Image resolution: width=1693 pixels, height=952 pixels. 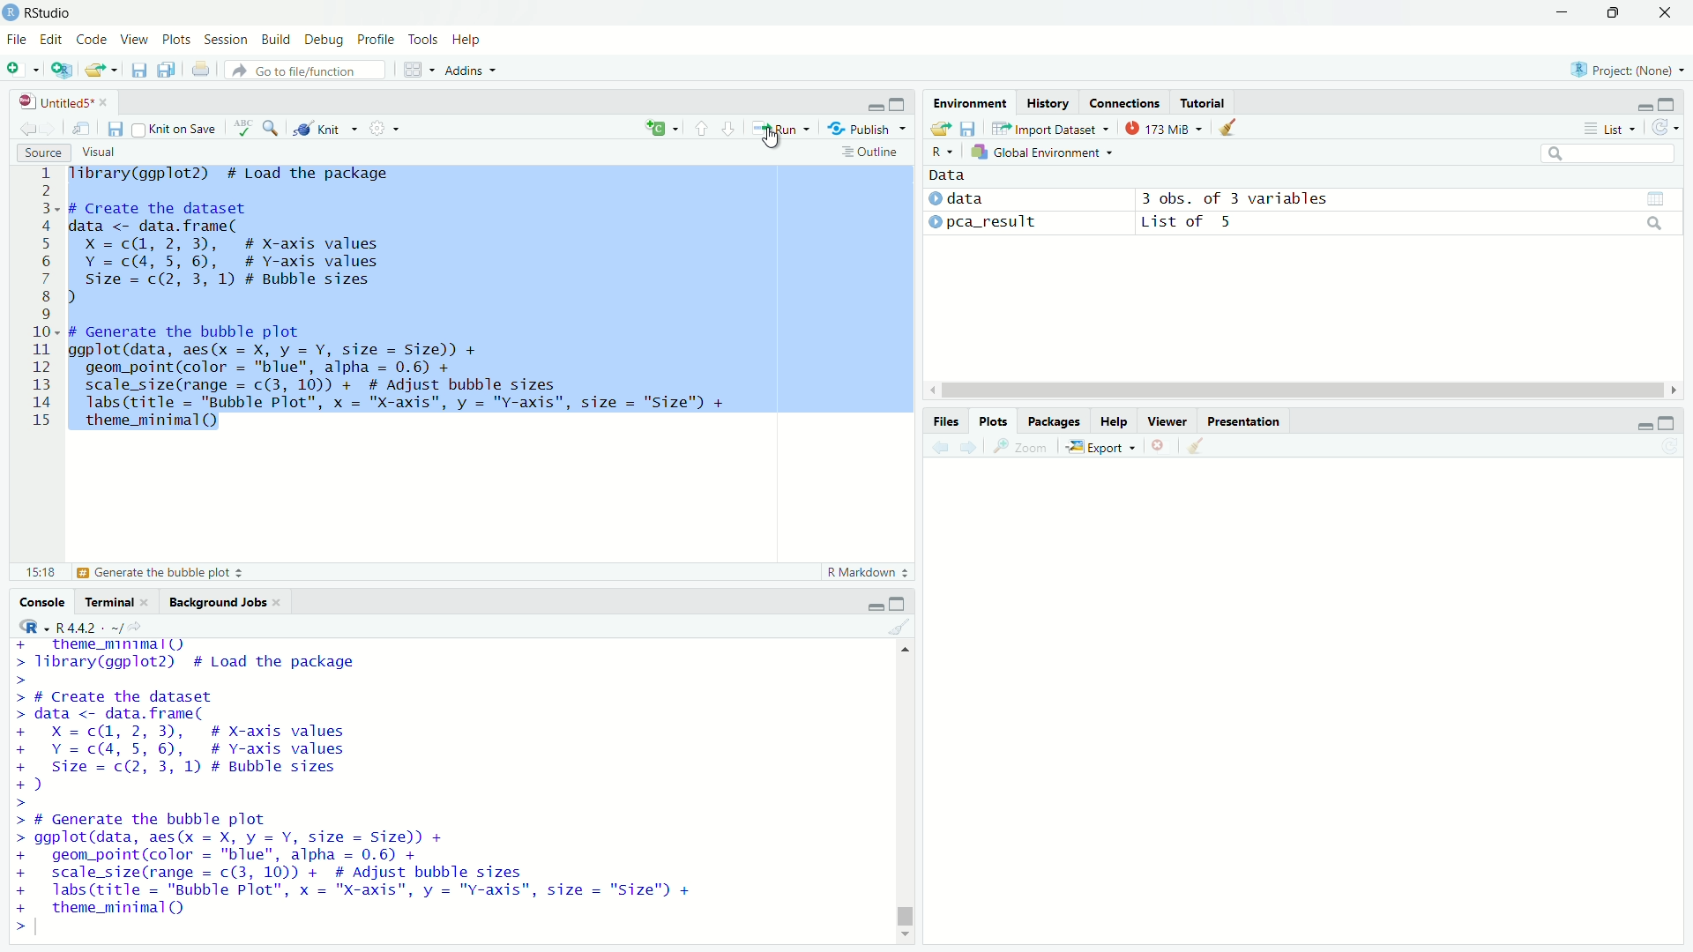 What do you see at coordinates (1669, 422) in the screenshot?
I see `maximize` at bounding box center [1669, 422].